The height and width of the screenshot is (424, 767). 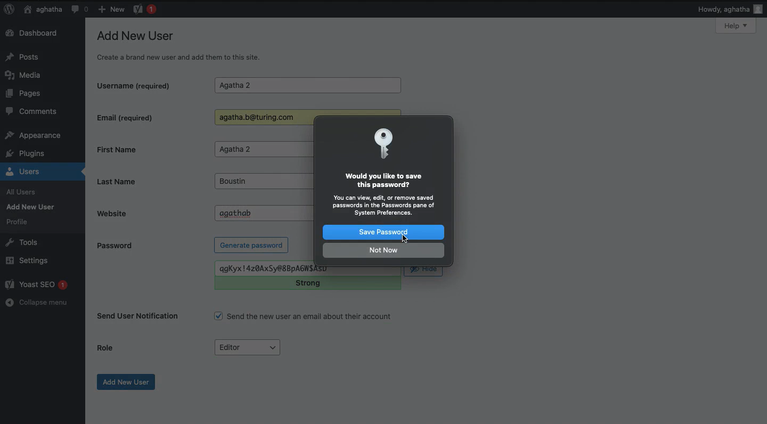 I want to click on Media, so click(x=27, y=75).